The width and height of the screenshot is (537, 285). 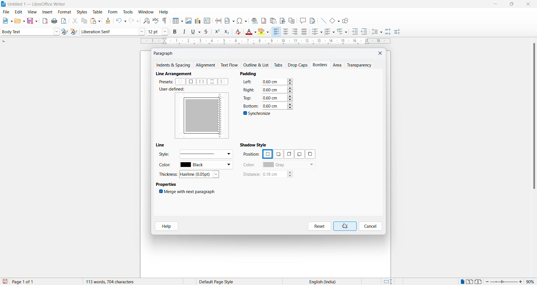 I want to click on text align right, so click(x=296, y=32).